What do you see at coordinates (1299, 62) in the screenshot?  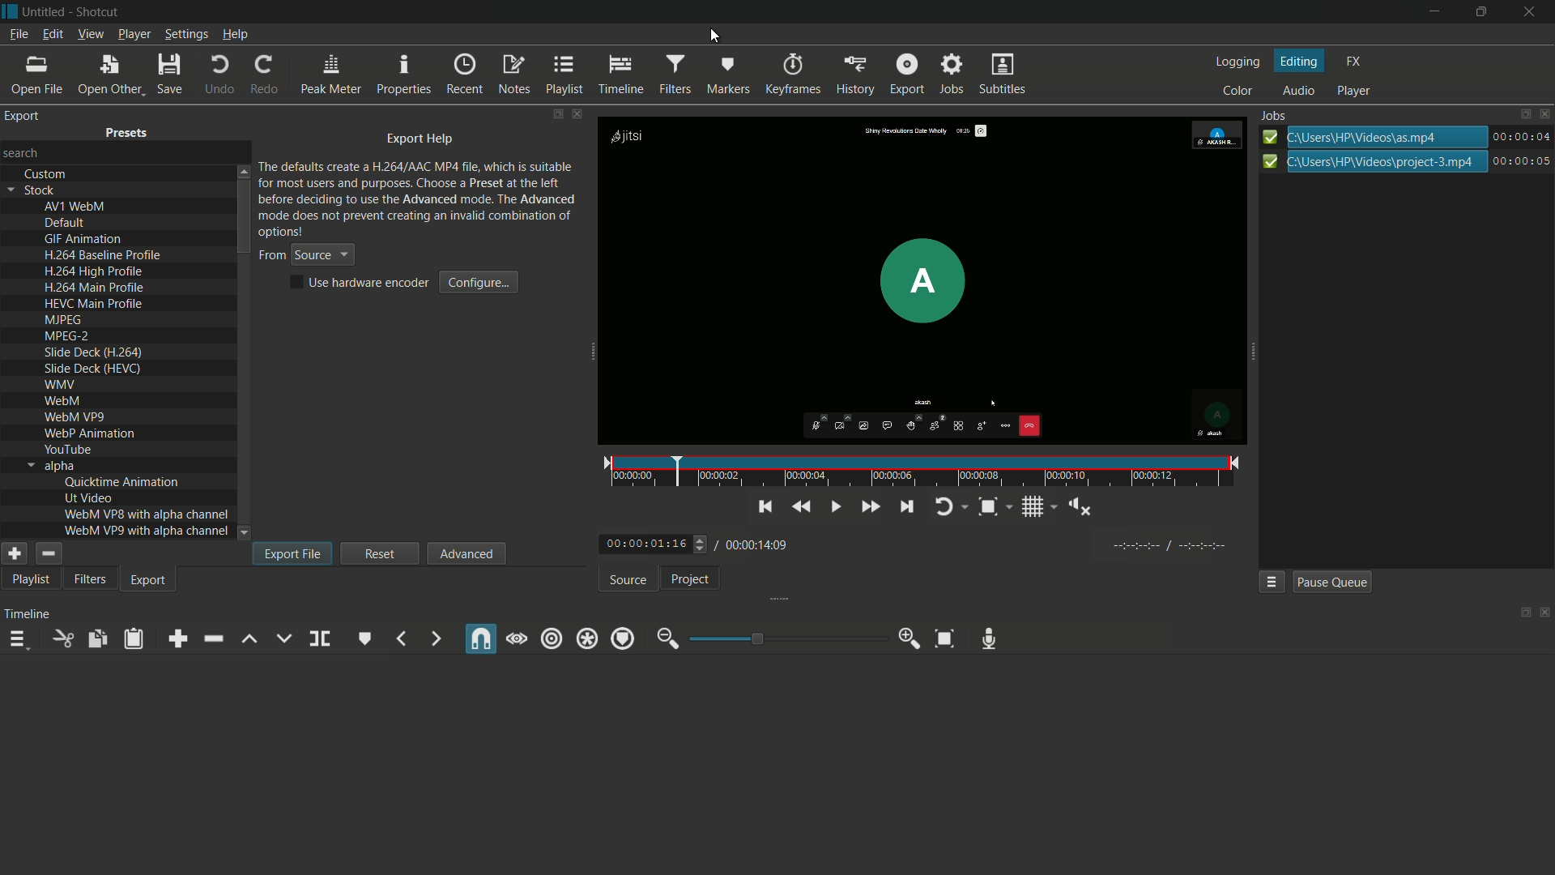 I see `editing` at bounding box center [1299, 62].